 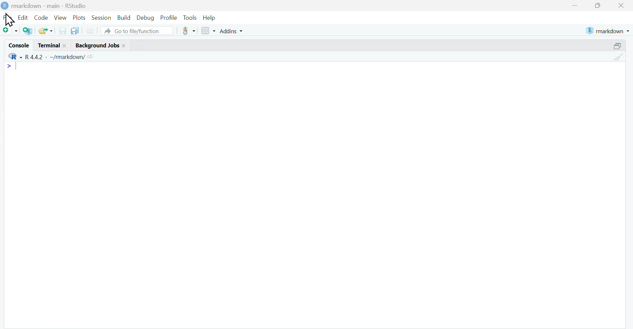 I want to click on git commit, so click(x=188, y=31).